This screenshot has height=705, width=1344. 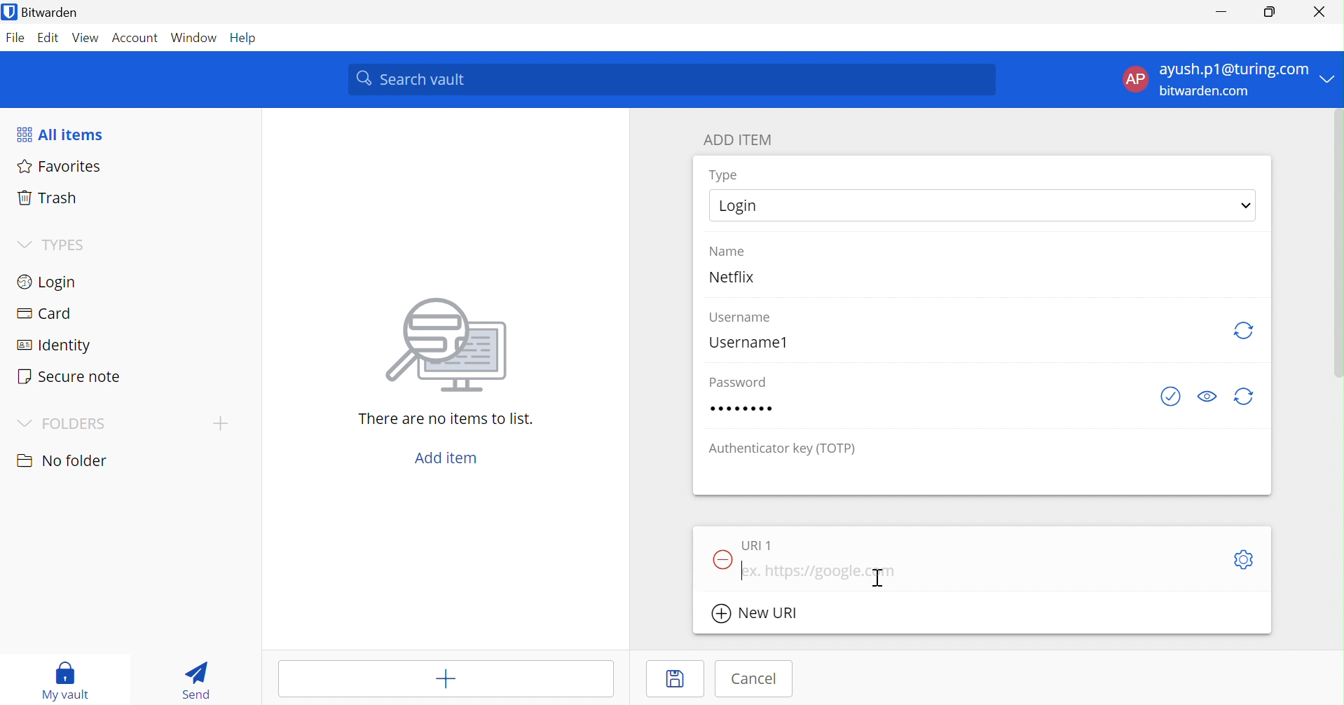 I want to click on Password, so click(x=736, y=381).